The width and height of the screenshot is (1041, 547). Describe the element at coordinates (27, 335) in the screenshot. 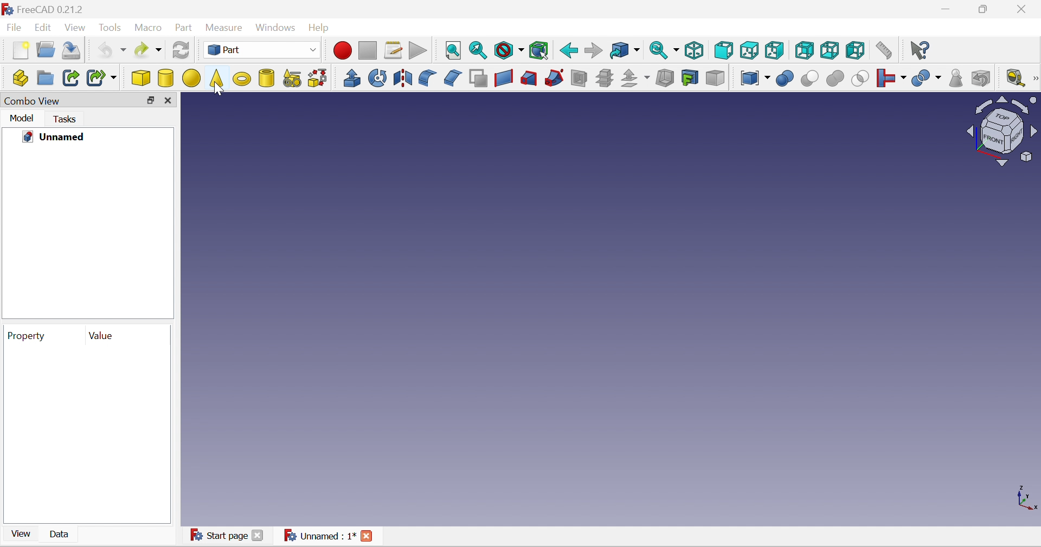

I see `Property` at that location.